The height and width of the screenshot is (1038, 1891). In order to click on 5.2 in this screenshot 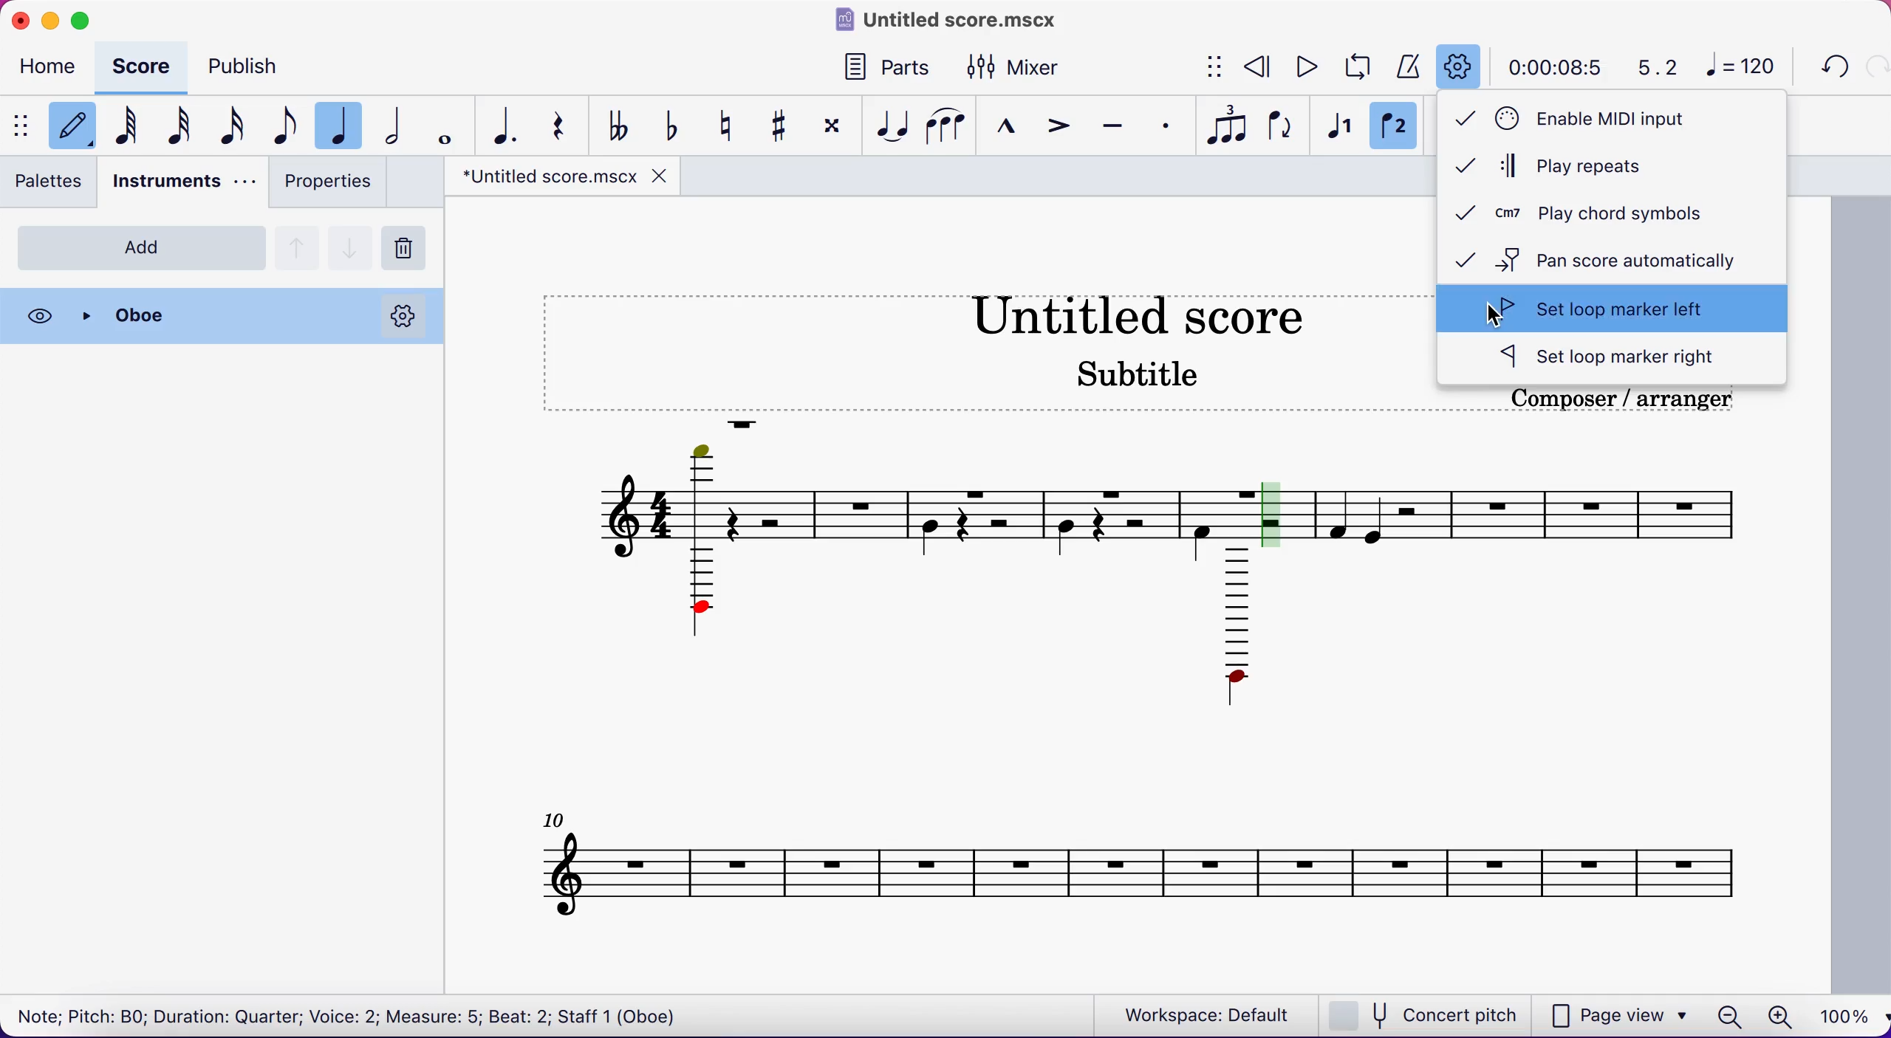, I will do `click(1649, 68)`.